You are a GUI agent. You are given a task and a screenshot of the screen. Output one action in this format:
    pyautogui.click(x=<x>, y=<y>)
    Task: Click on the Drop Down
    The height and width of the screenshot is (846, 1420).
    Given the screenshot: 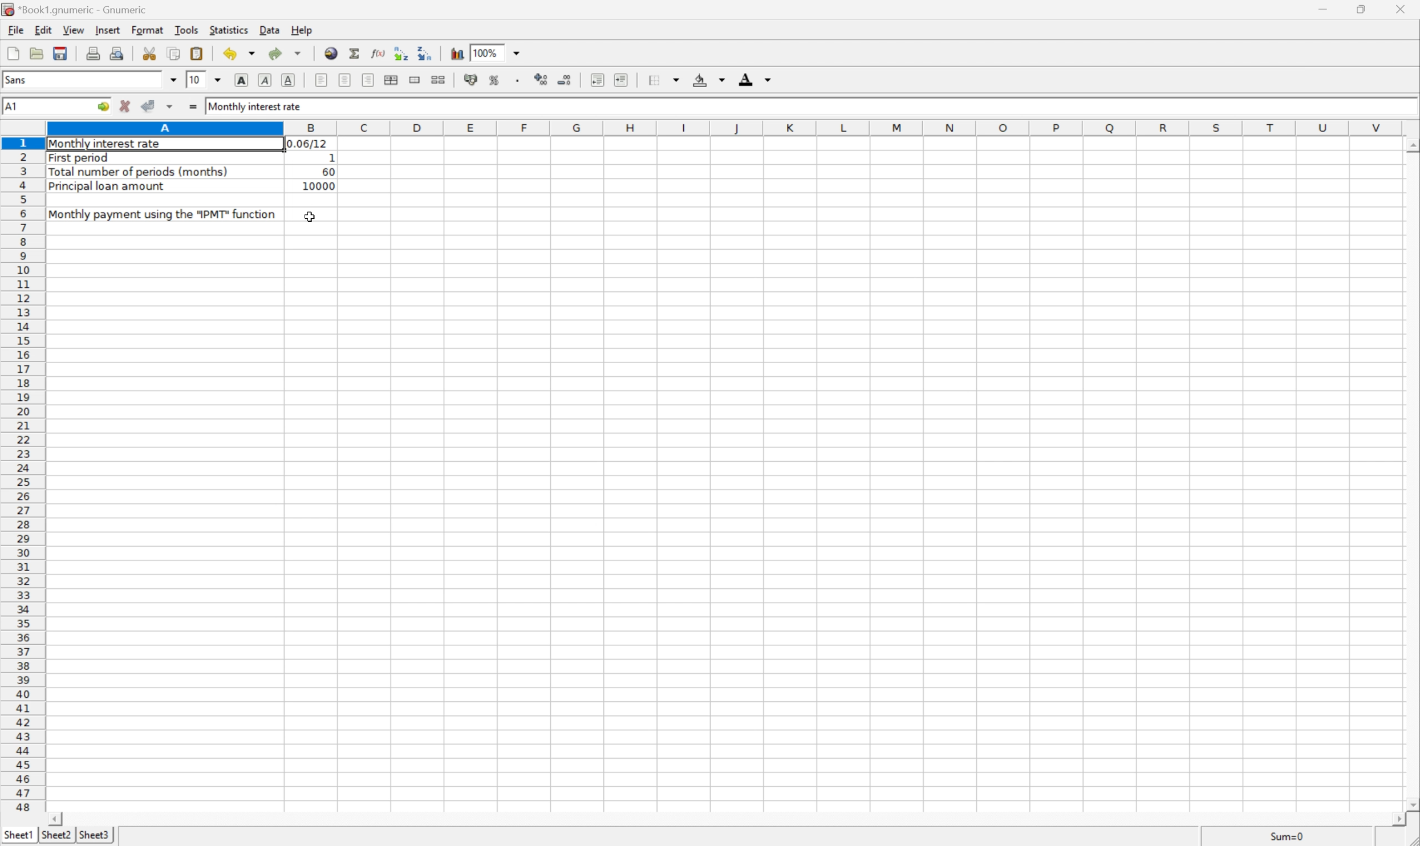 What is the action you would take?
    pyautogui.click(x=174, y=80)
    